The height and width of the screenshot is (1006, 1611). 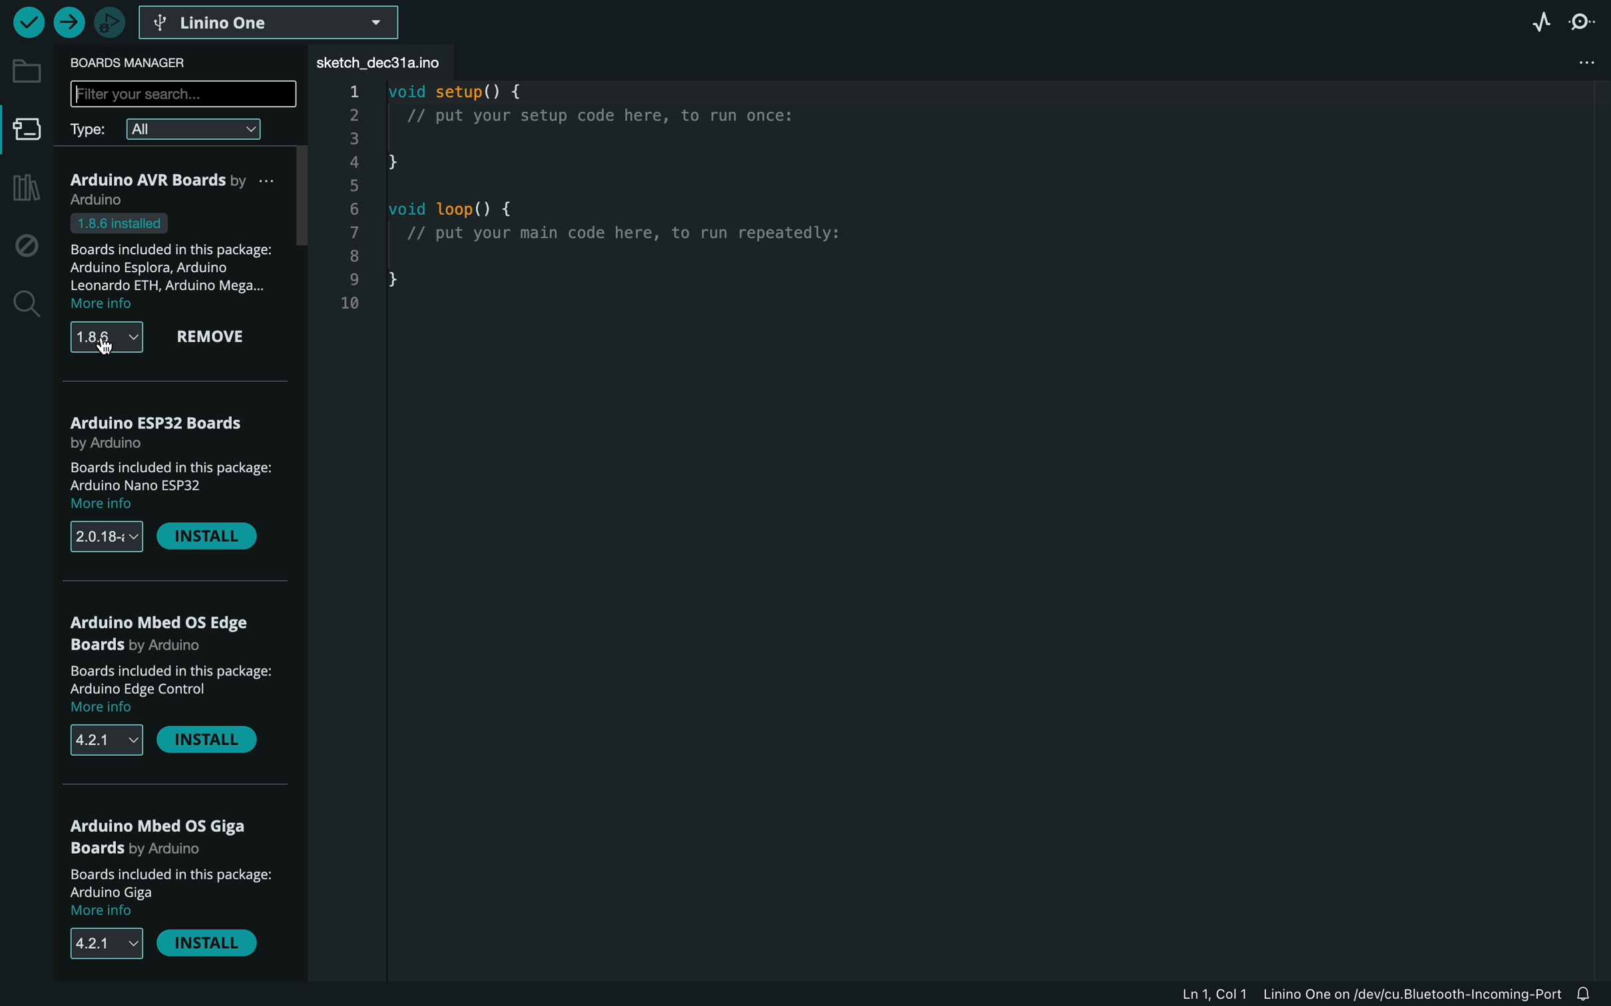 What do you see at coordinates (1592, 994) in the screenshot?
I see `notification` at bounding box center [1592, 994].